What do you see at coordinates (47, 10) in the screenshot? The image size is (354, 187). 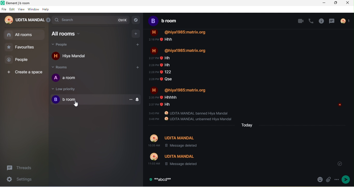 I see `help` at bounding box center [47, 10].